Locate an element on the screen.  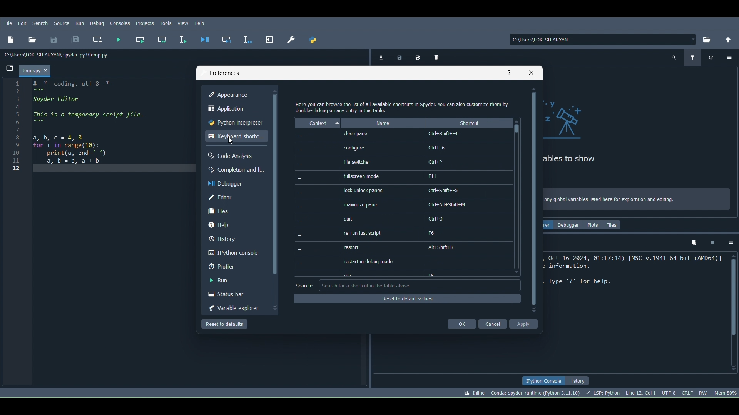
Open file (Ctrl + O) is located at coordinates (33, 38).